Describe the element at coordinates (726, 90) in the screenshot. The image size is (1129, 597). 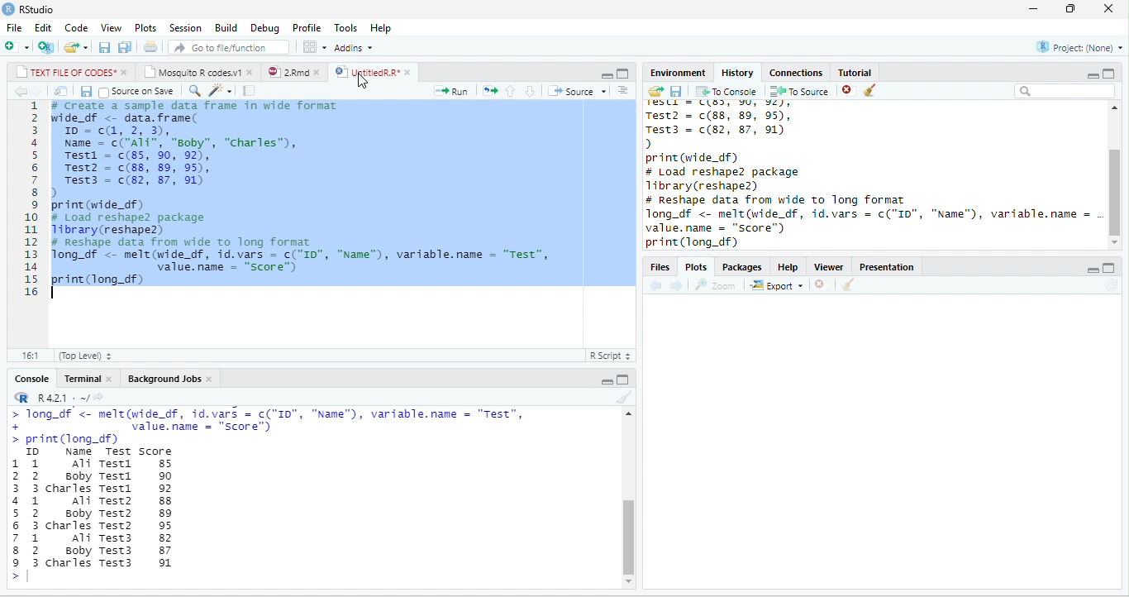
I see `To Console` at that location.